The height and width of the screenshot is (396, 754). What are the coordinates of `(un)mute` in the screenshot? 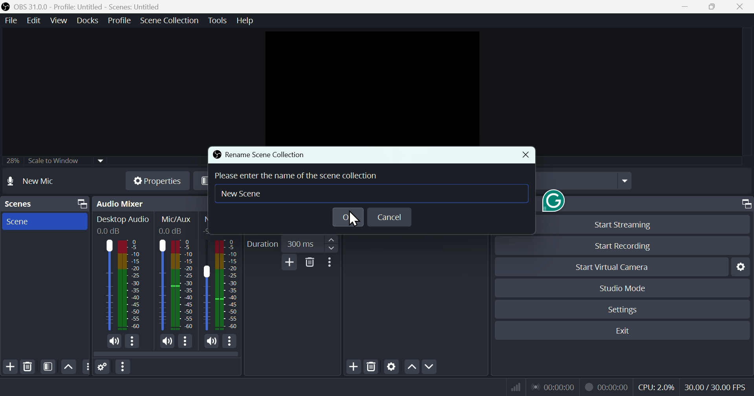 It's located at (212, 342).